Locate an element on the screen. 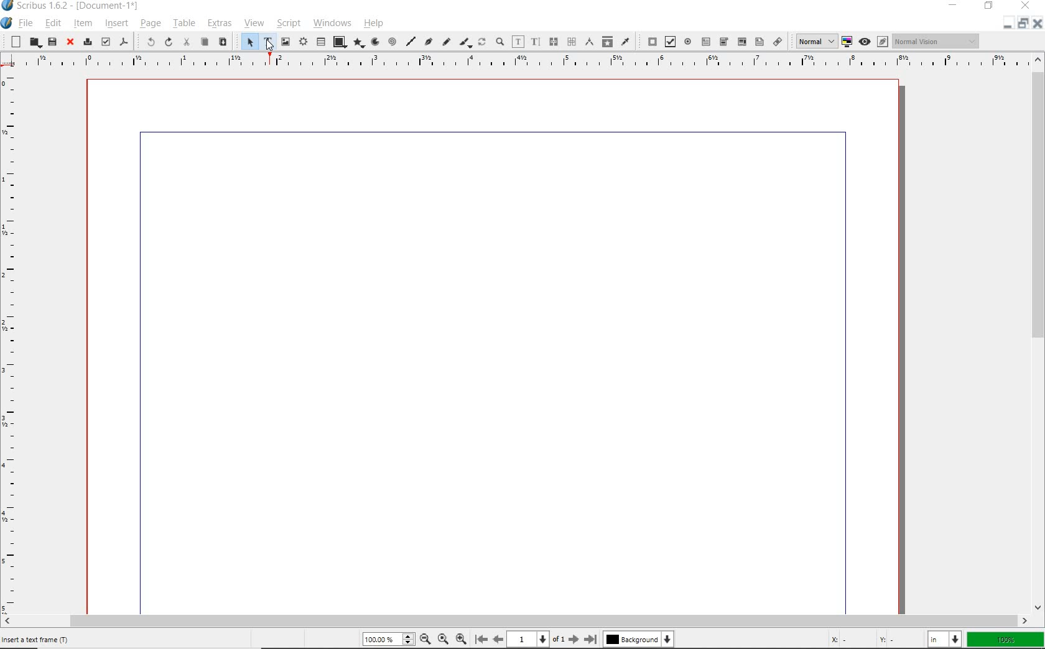  edit is located at coordinates (52, 24).